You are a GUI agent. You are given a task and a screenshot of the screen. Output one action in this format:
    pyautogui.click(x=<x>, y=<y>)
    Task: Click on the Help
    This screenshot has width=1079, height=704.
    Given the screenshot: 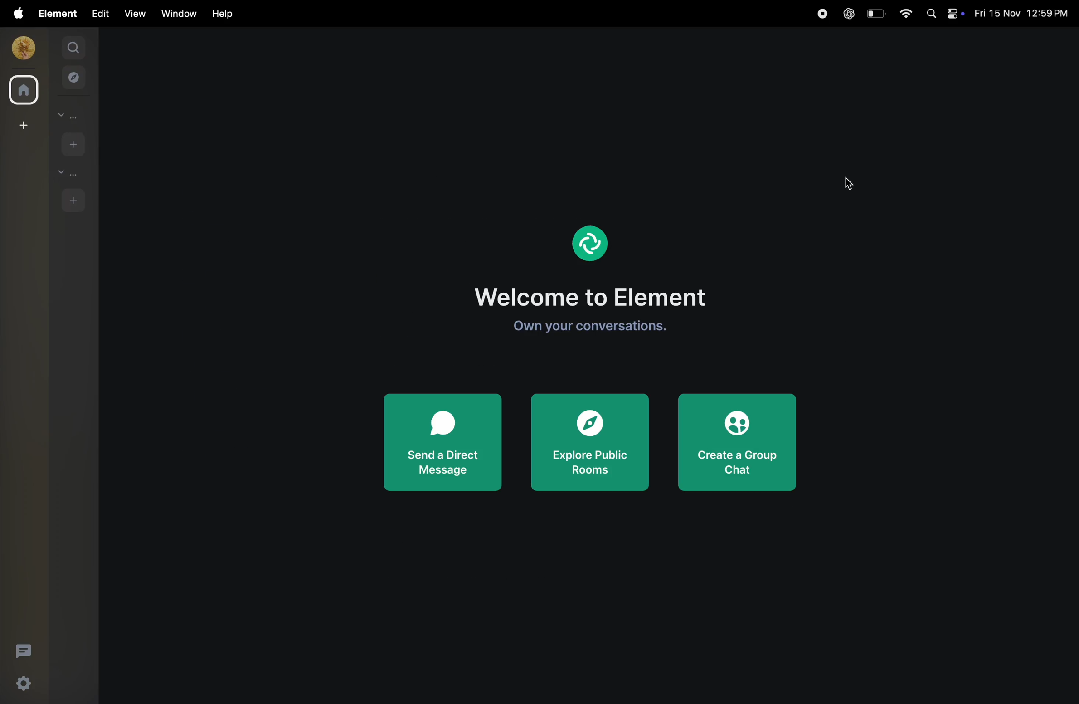 What is the action you would take?
    pyautogui.click(x=224, y=14)
    